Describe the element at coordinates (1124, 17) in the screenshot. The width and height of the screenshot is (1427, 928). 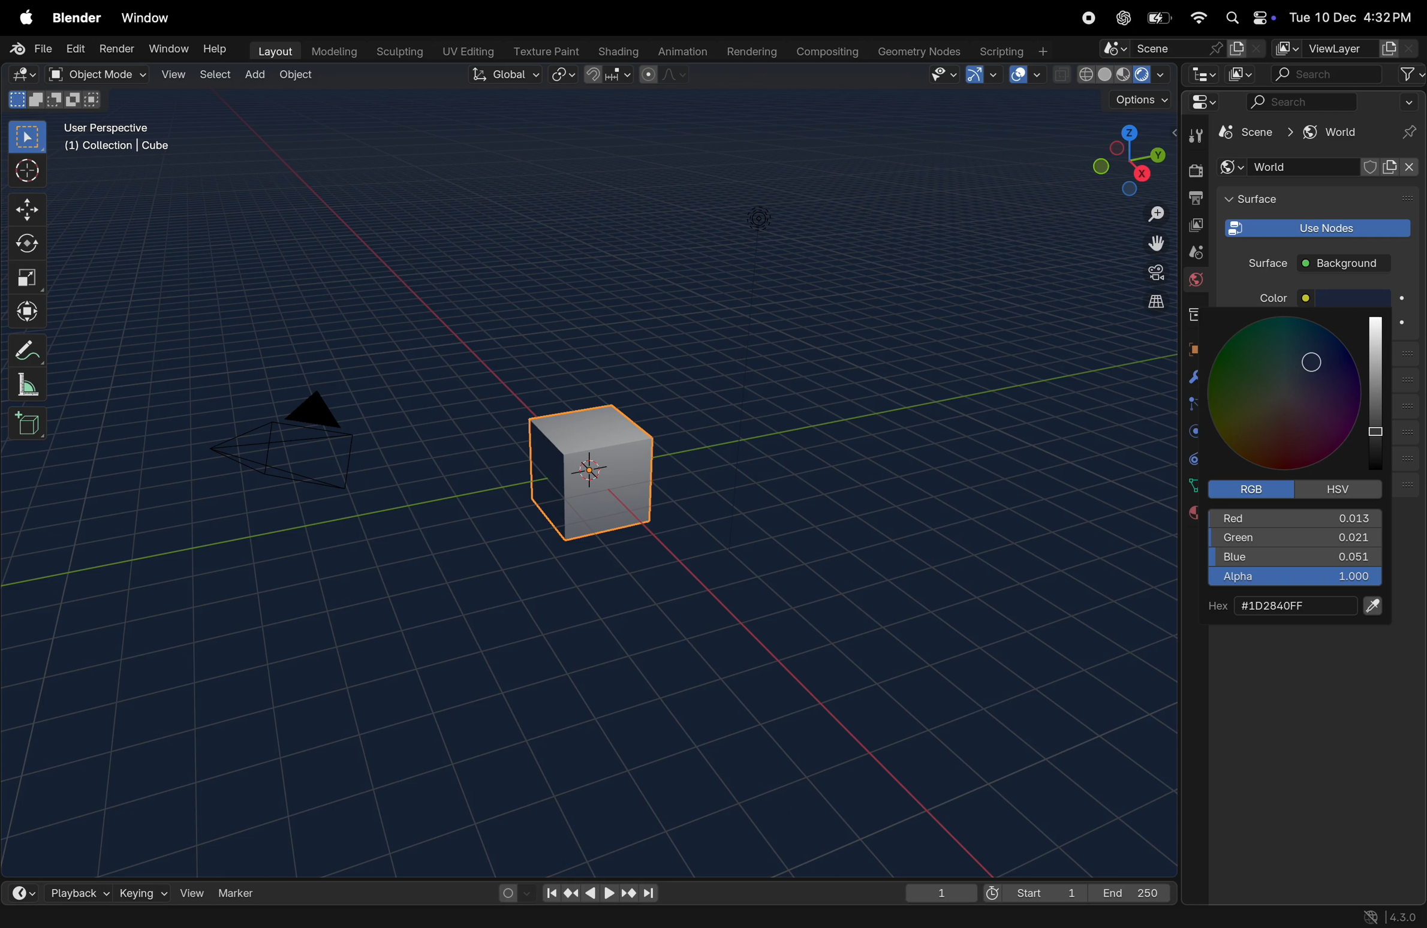
I see `chatgpt` at that location.